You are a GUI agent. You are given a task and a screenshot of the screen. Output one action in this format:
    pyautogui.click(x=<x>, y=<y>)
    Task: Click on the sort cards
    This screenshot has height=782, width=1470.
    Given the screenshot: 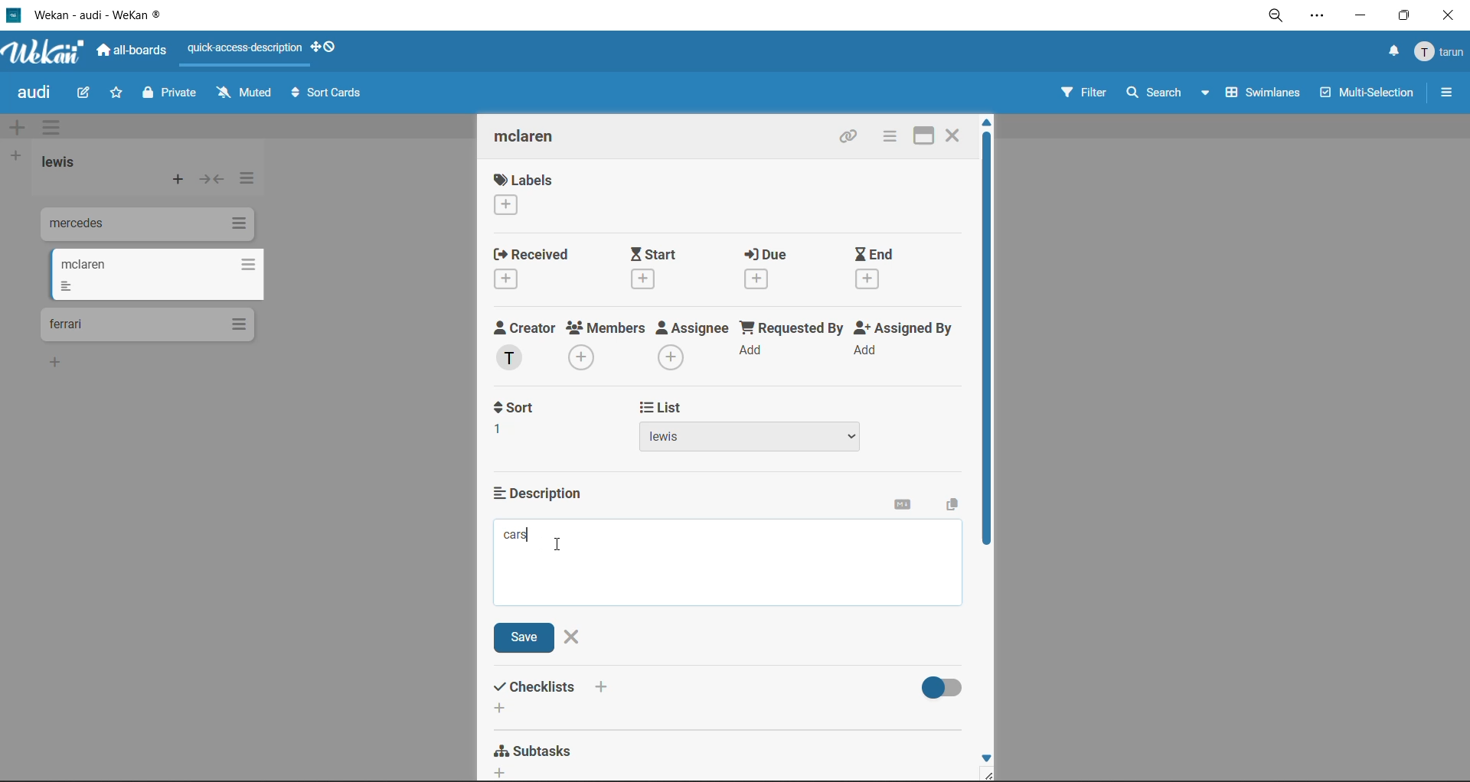 What is the action you would take?
    pyautogui.click(x=325, y=96)
    